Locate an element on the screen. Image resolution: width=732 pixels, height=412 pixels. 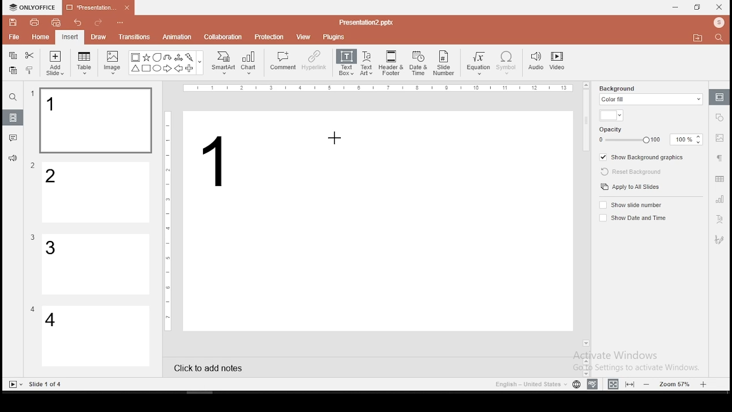
Trianlge is located at coordinates (135, 69).